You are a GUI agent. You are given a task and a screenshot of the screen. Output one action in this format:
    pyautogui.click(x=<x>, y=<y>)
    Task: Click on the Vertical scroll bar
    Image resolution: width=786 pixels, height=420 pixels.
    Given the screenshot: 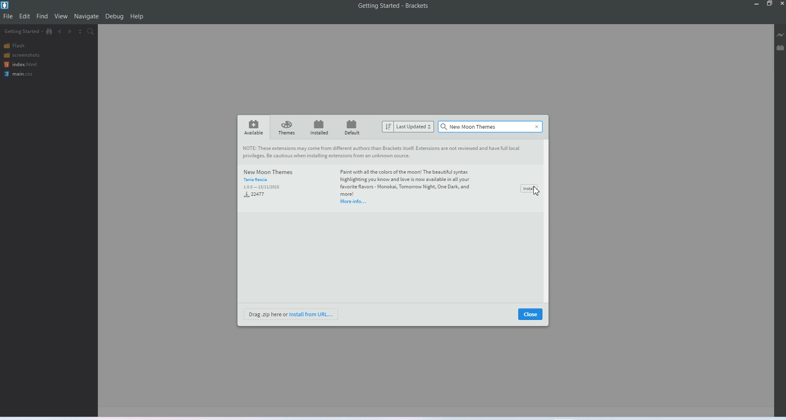 What is the action you would take?
    pyautogui.click(x=547, y=219)
    